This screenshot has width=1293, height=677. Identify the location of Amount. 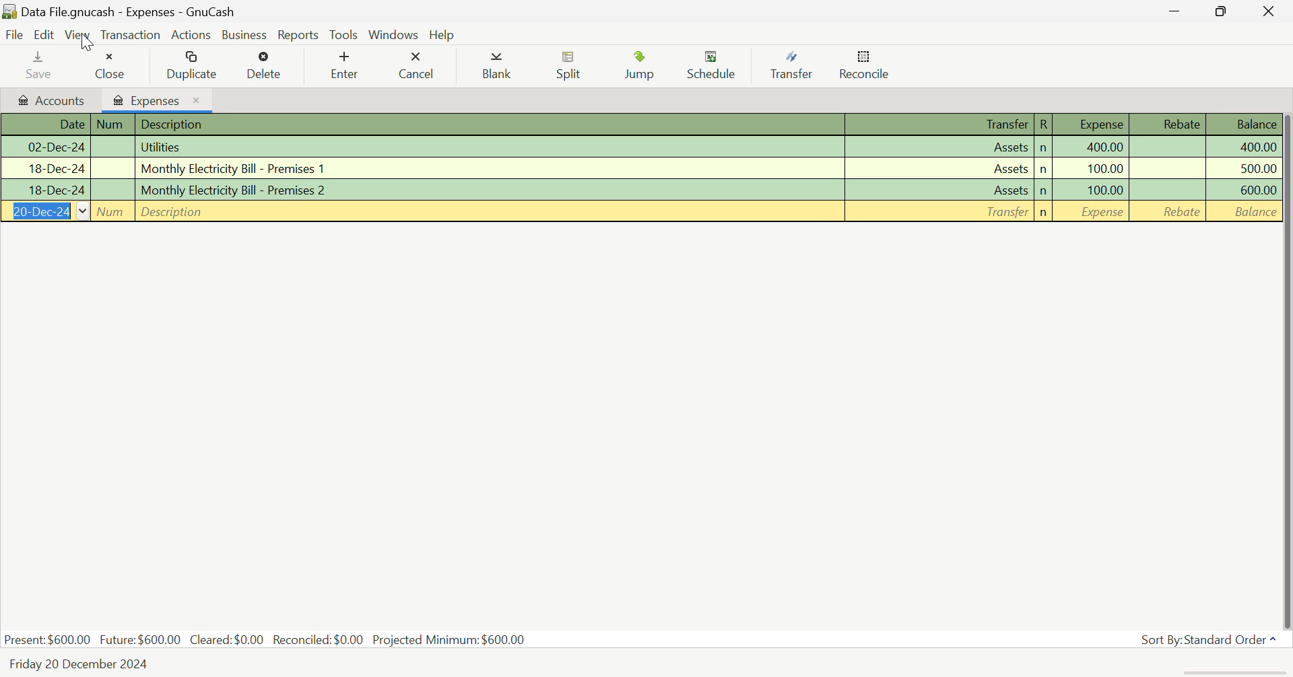
(1104, 212).